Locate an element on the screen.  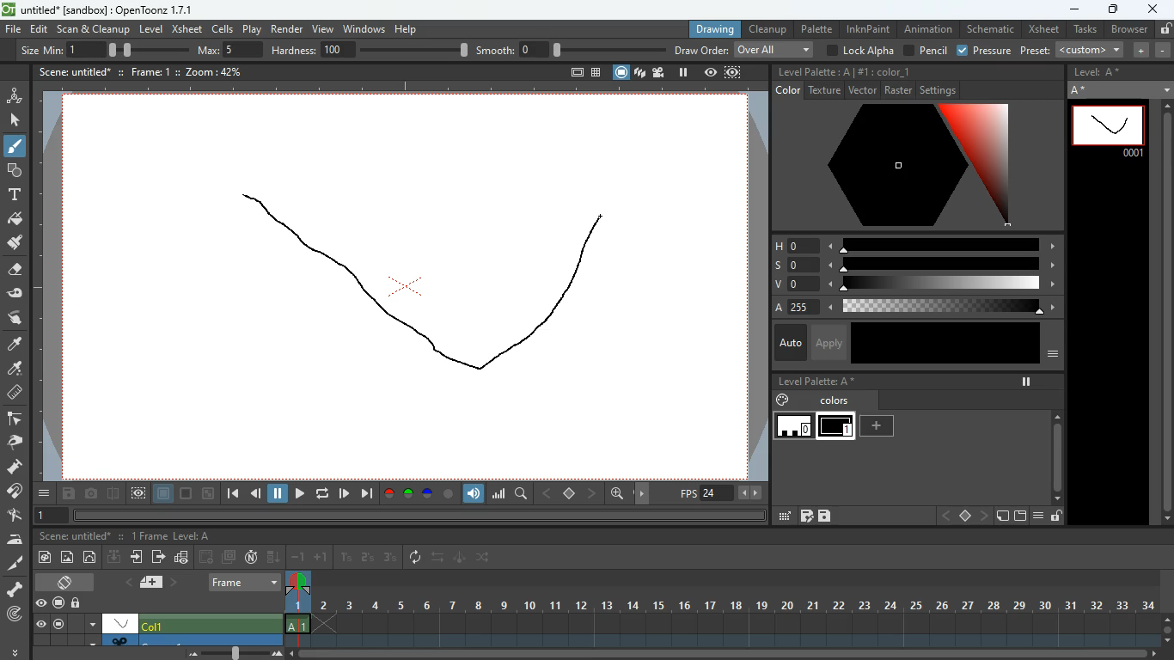
play is located at coordinates (254, 28).